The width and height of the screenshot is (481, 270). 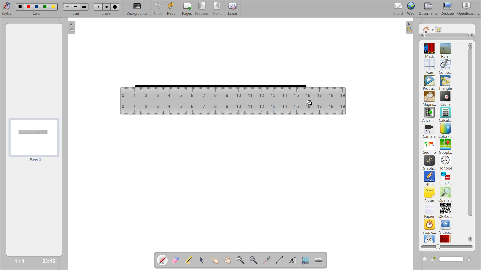 I want to click on color 2, so click(x=28, y=6).